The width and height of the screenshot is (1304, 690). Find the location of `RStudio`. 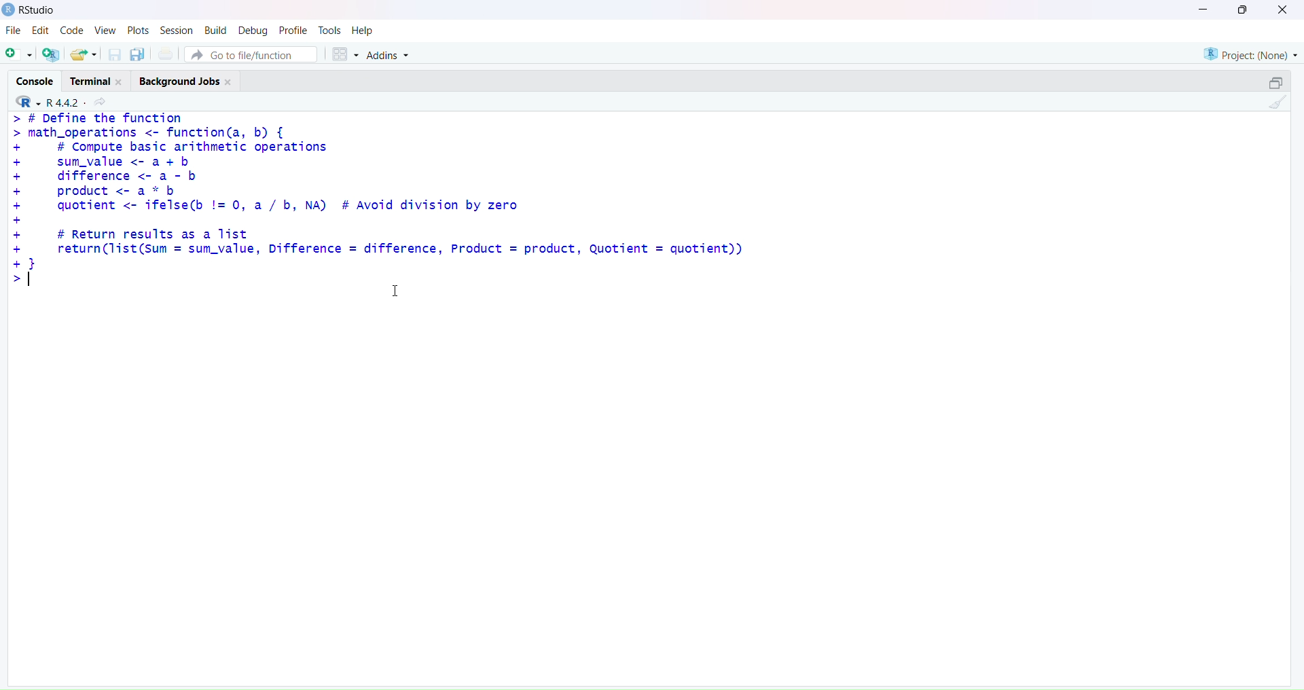

RStudio is located at coordinates (31, 10).